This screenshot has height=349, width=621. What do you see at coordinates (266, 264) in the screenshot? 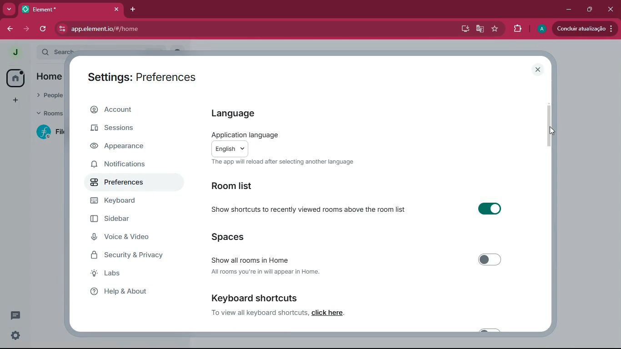
I see `show all rooms in home. all rooms you're in will appear in home.` at bounding box center [266, 264].